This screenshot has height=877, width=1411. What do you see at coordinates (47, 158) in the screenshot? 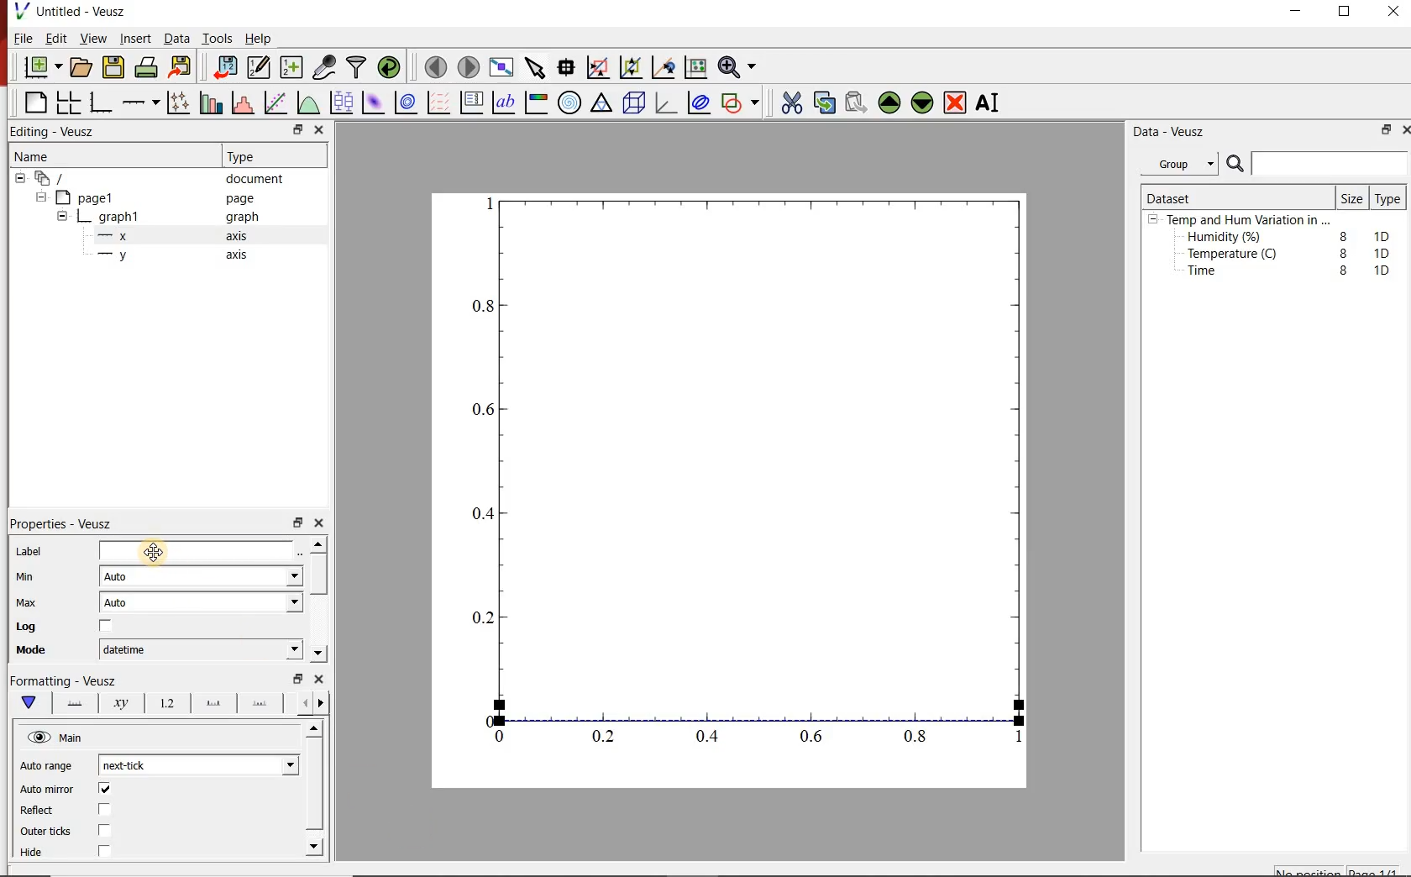
I see `Name` at bounding box center [47, 158].